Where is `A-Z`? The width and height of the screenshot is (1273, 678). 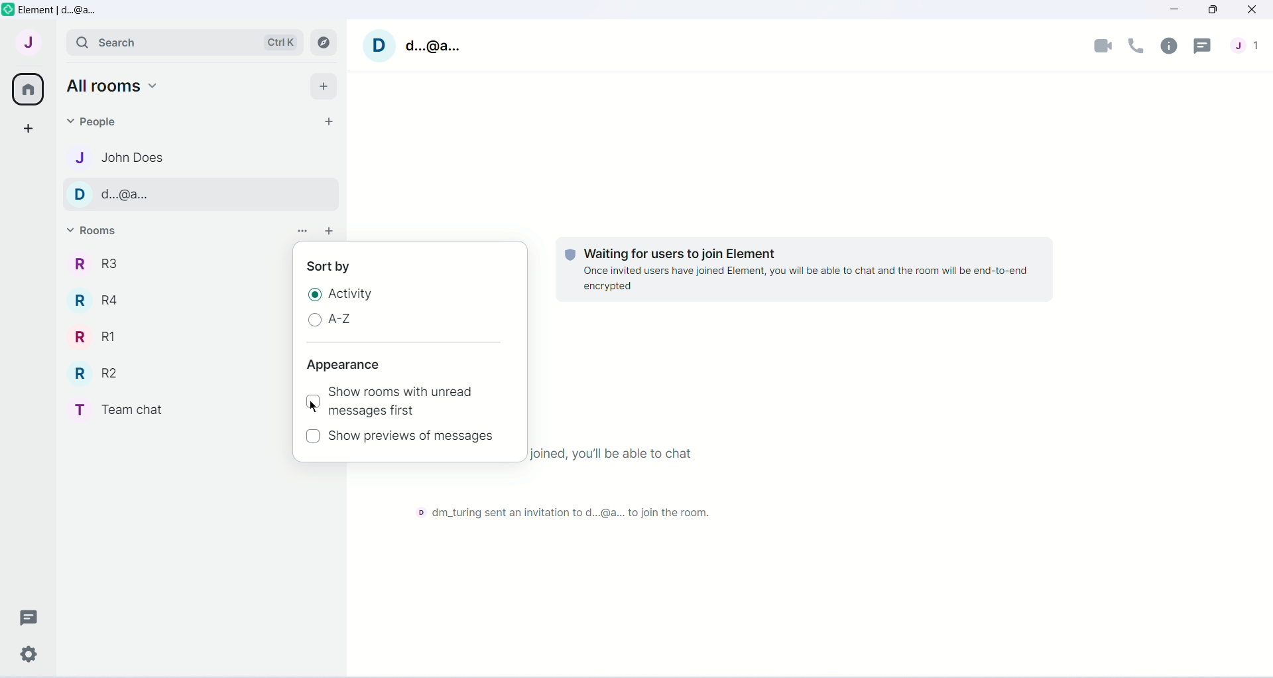
A-Z is located at coordinates (339, 319).